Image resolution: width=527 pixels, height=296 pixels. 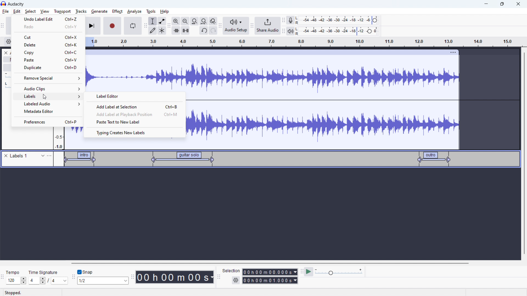 What do you see at coordinates (135, 132) in the screenshot?
I see `typing creates new labels` at bounding box center [135, 132].